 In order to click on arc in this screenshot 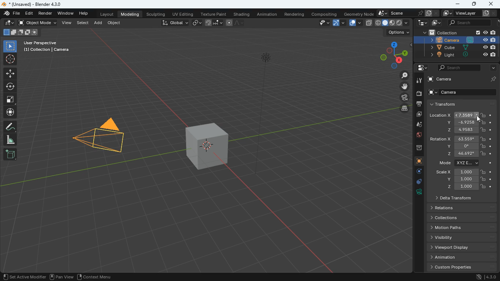, I will do `click(339, 23)`.